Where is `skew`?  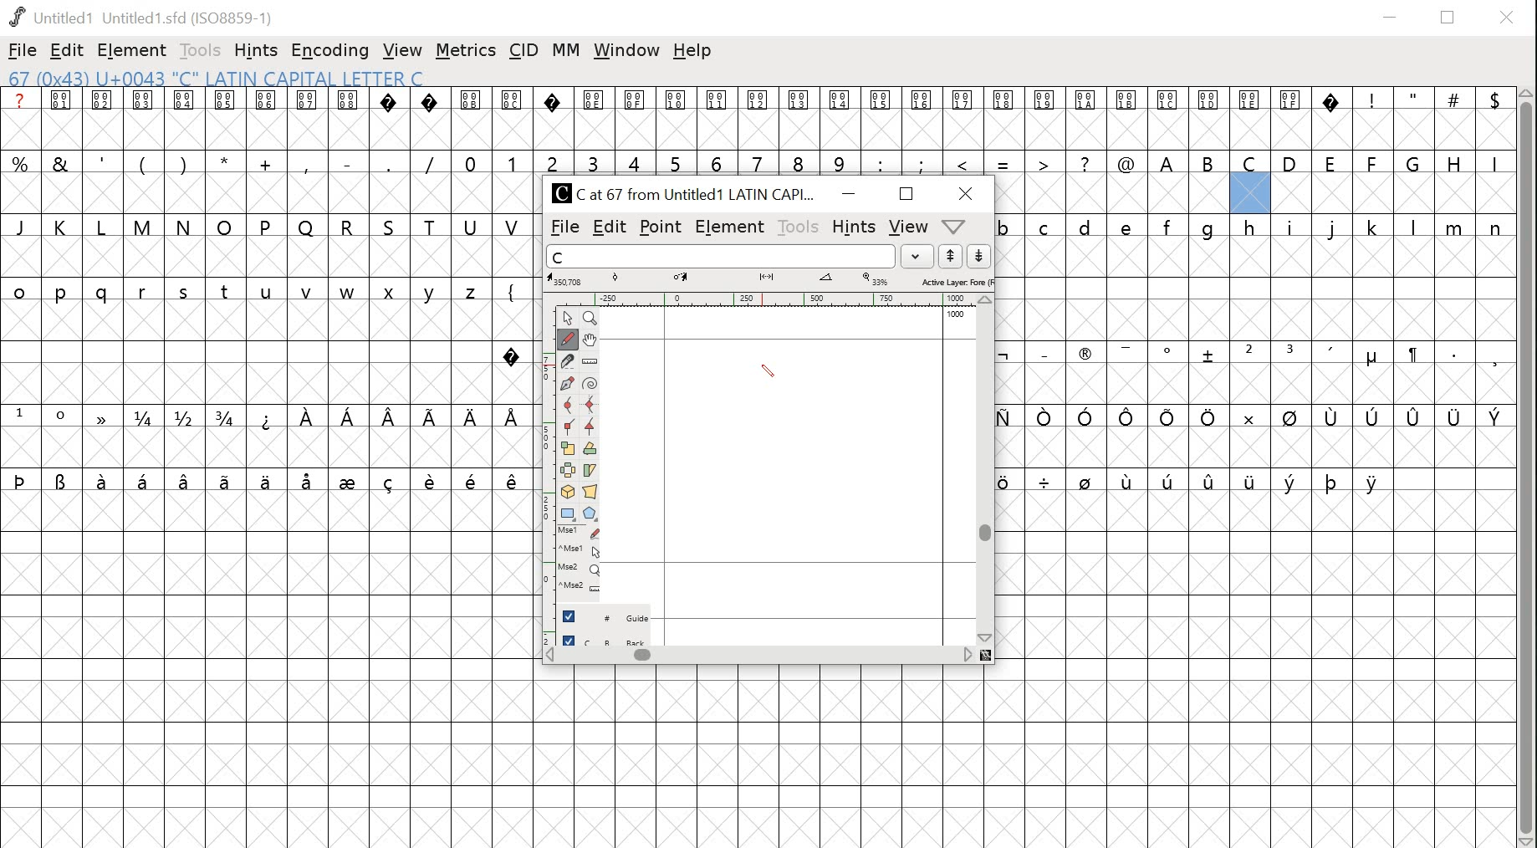 skew is located at coordinates (593, 470).